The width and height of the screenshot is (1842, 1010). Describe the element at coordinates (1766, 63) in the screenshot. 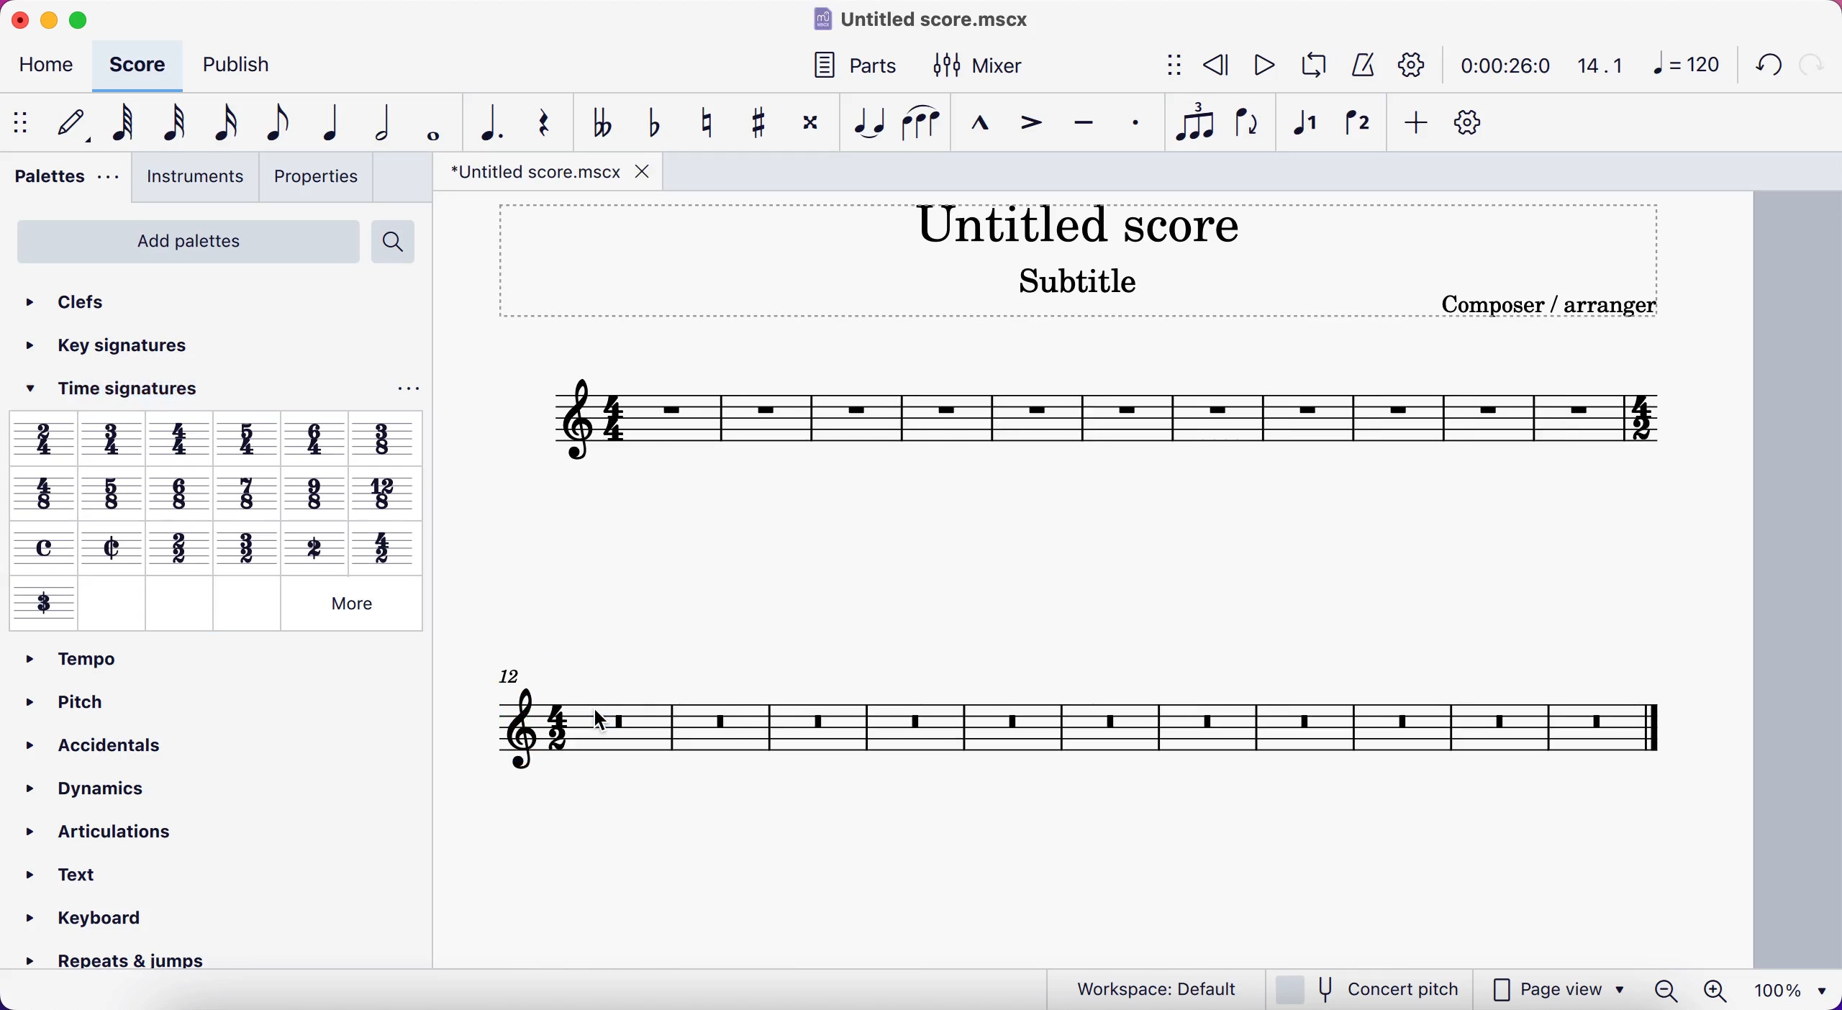

I see `undo` at that location.